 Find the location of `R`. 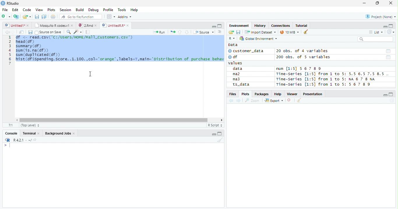

R is located at coordinates (7, 140).